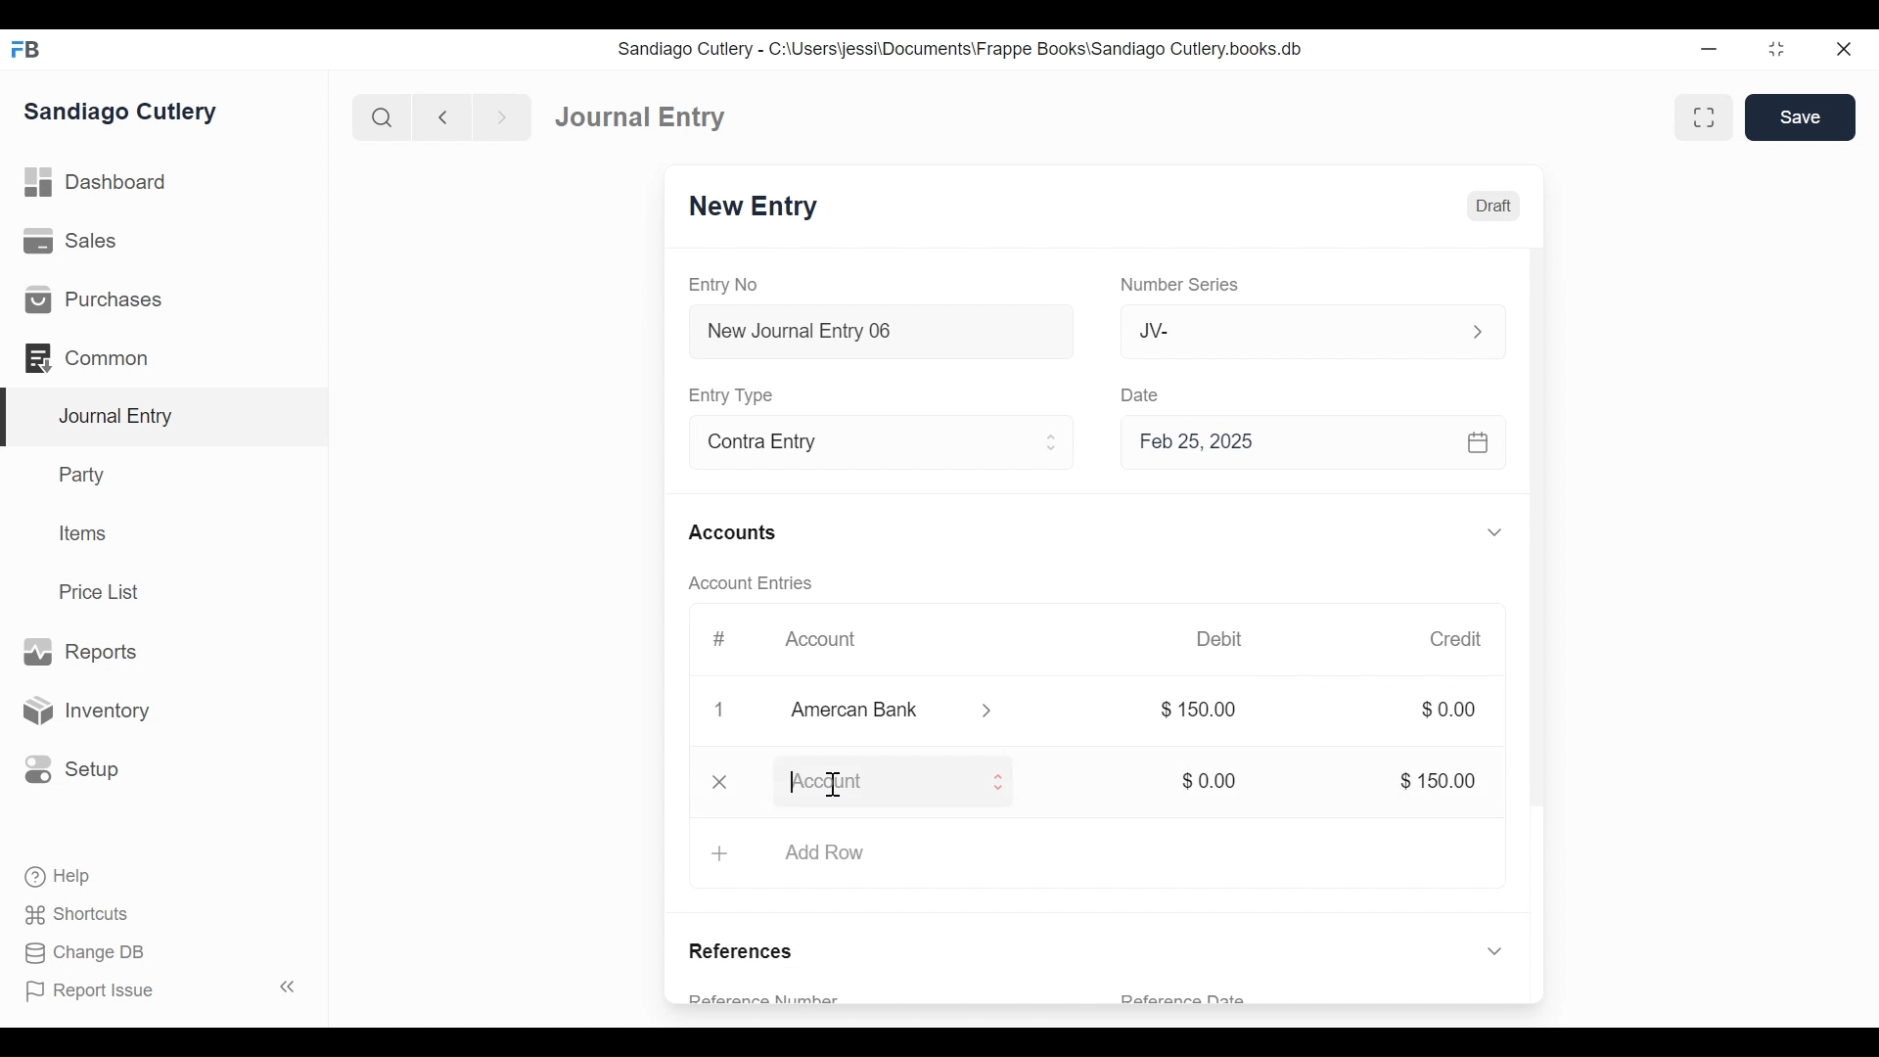 The image size is (1879, 1057). Describe the element at coordinates (1052, 442) in the screenshot. I see `Expand` at that location.